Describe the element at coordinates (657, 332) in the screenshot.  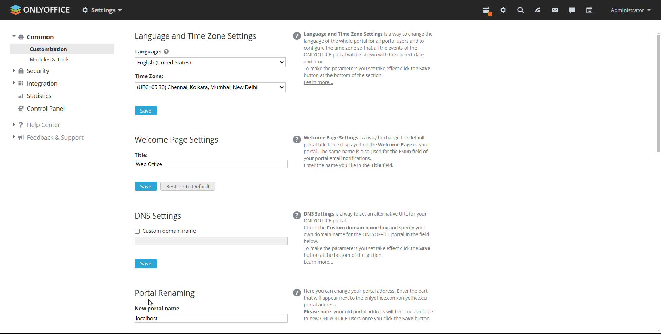
I see `scroll down` at that location.